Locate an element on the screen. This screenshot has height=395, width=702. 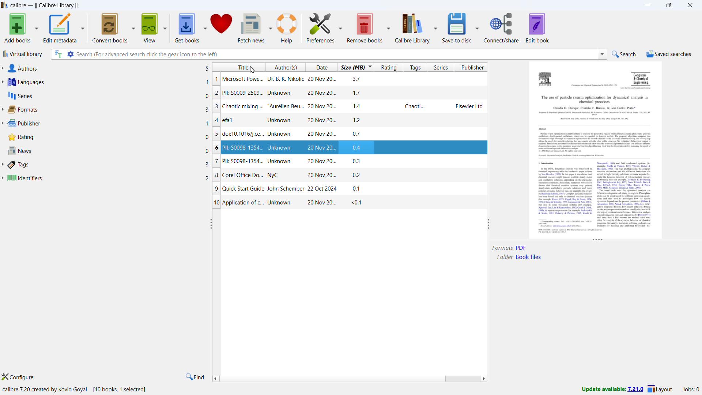
expand identifiers is located at coordinates (2, 178).